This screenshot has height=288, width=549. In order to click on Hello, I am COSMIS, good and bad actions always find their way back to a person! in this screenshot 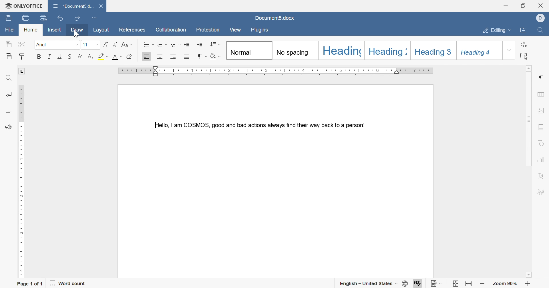, I will do `click(258, 124)`.